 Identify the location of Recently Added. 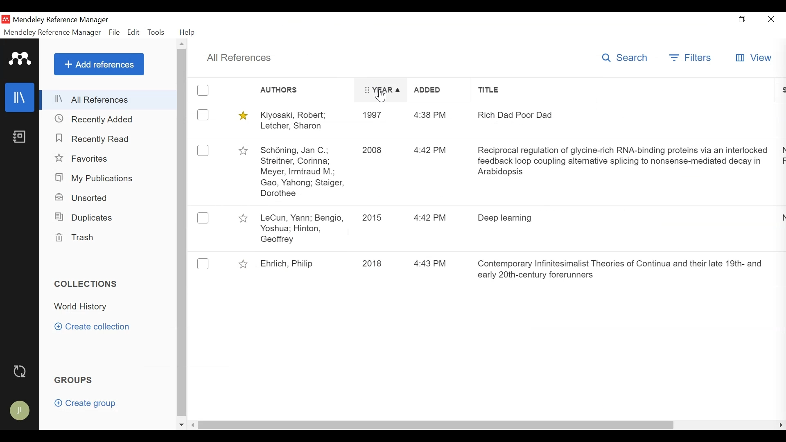
(96, 120).